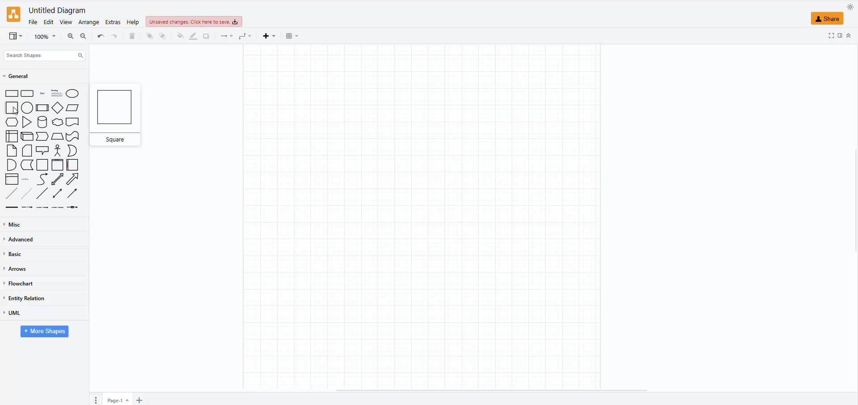 Image resolution: width=858 pixels, height=405 pixels. I want to click on cursor, so click(15, 112).